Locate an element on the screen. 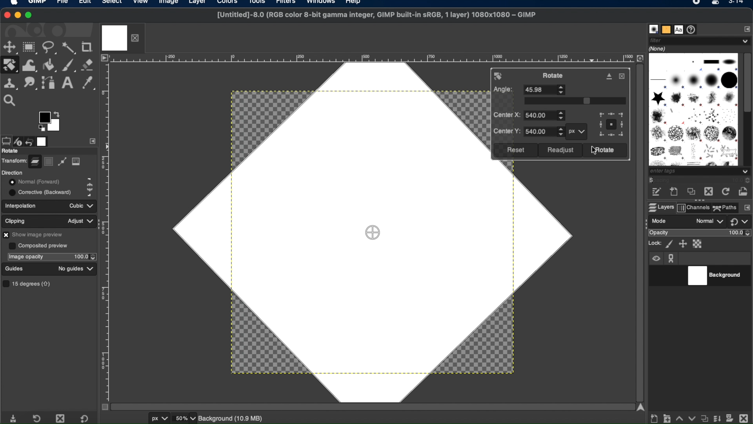  background is located at coordinates (717, 276).